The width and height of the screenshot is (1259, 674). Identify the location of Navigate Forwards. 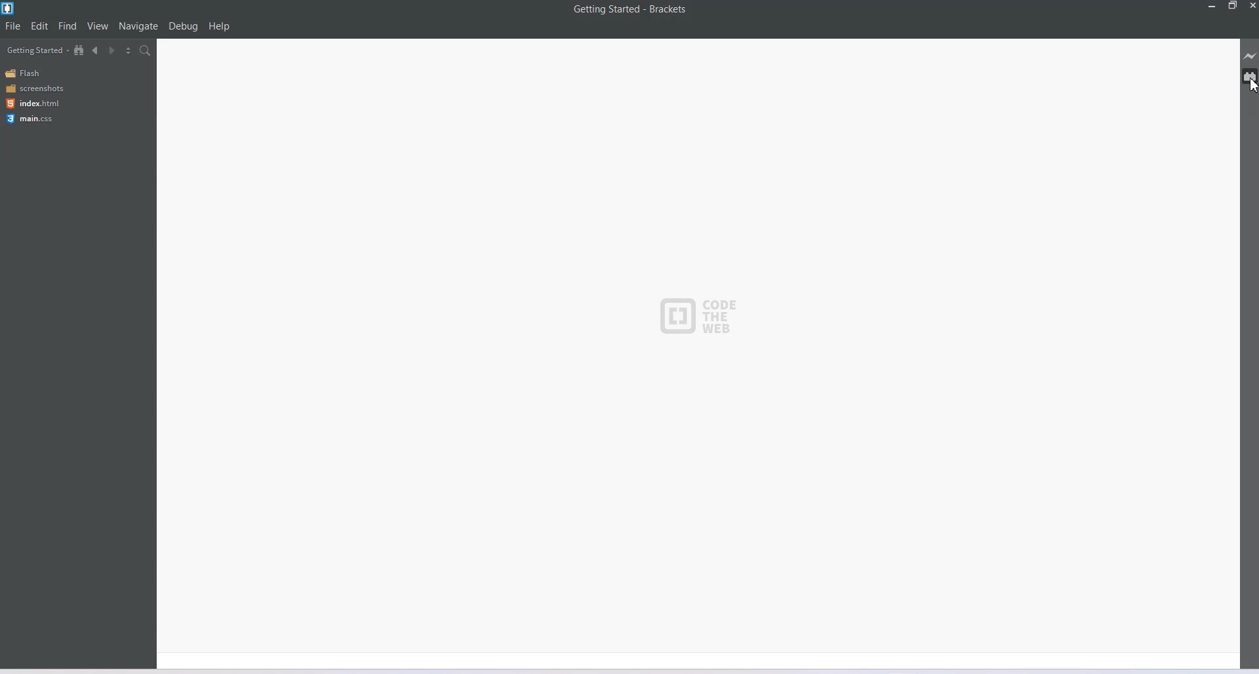
(112, 51).